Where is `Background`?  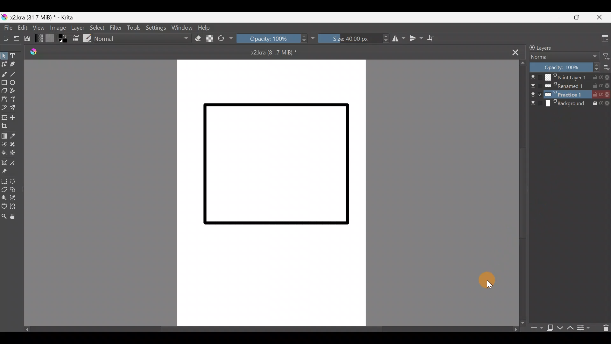 Background is located at coordinates (570, 105).